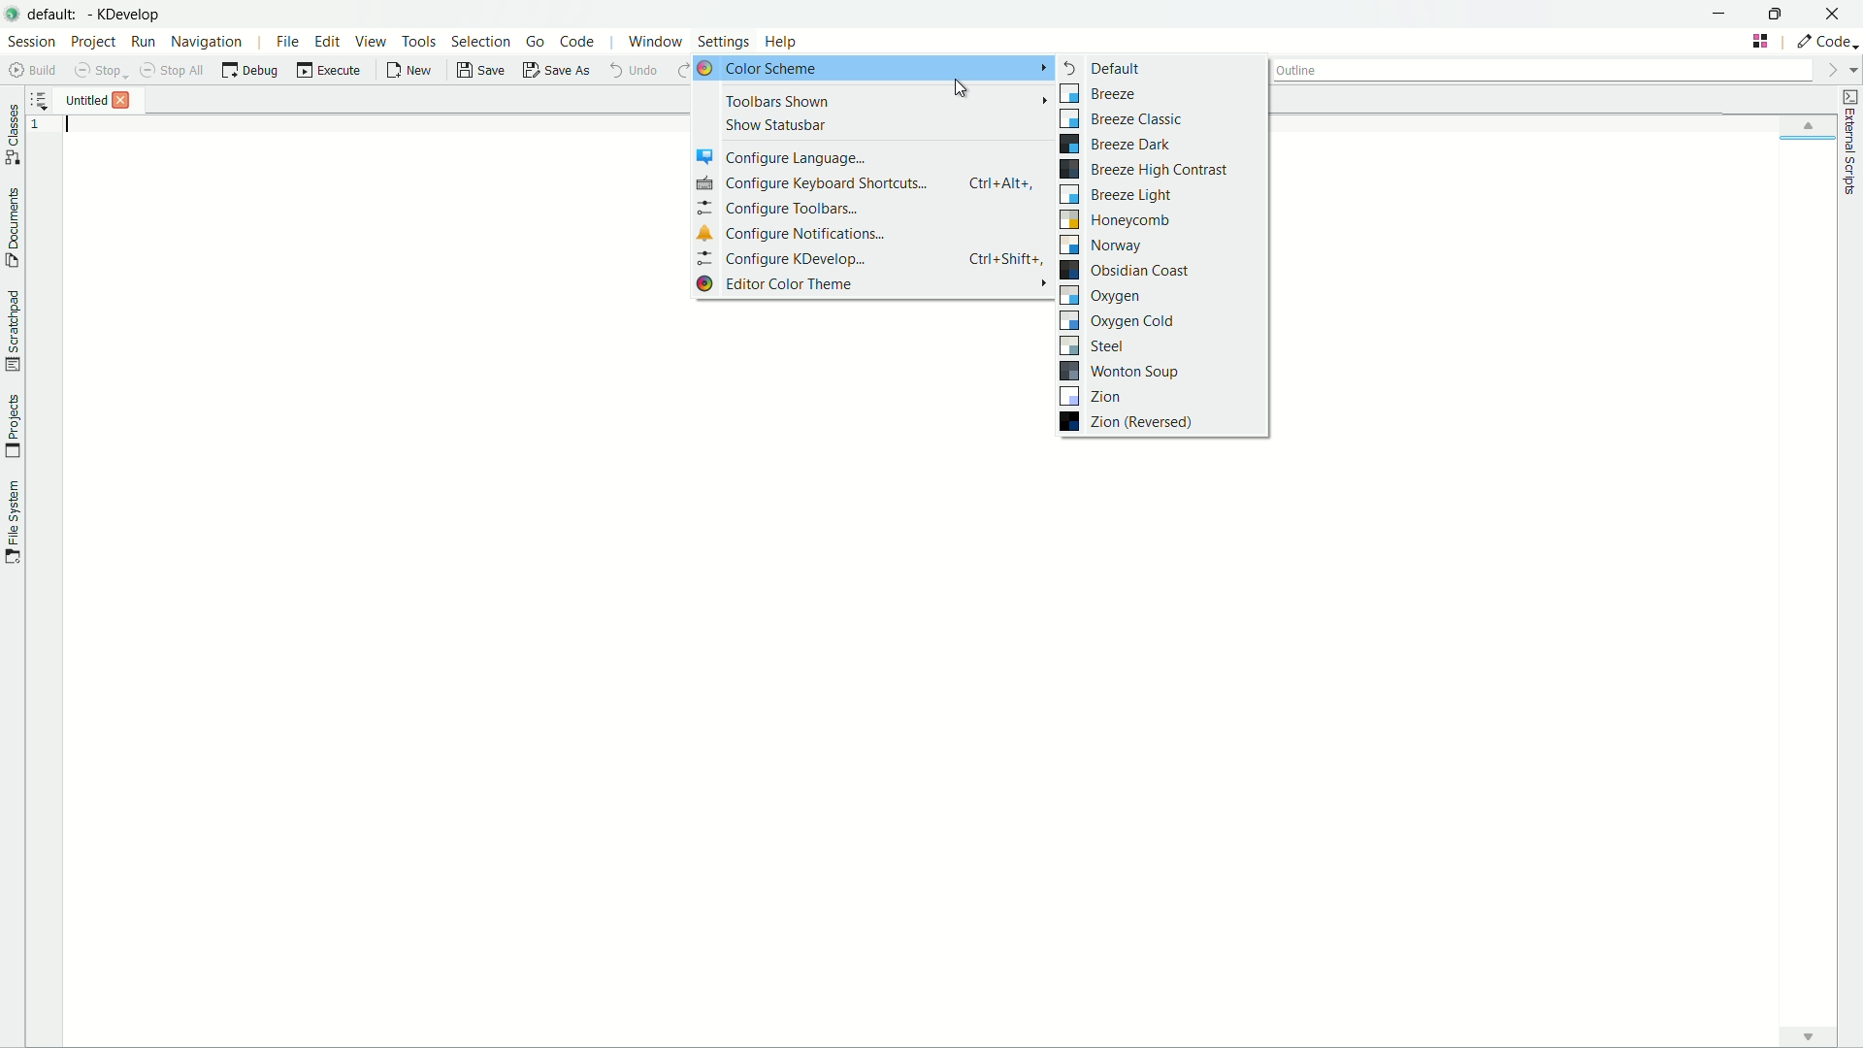  Describe the element at coordinates (1122, 119) in the screenshot. I see `breeze classic` at that location.